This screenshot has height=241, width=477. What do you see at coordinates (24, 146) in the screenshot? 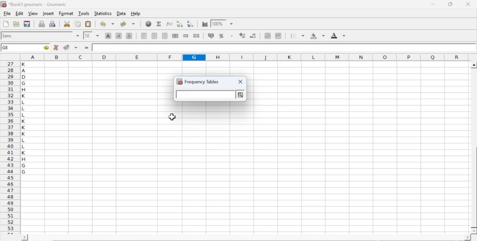
I see `alphabets` at bounding box center [24, 146].